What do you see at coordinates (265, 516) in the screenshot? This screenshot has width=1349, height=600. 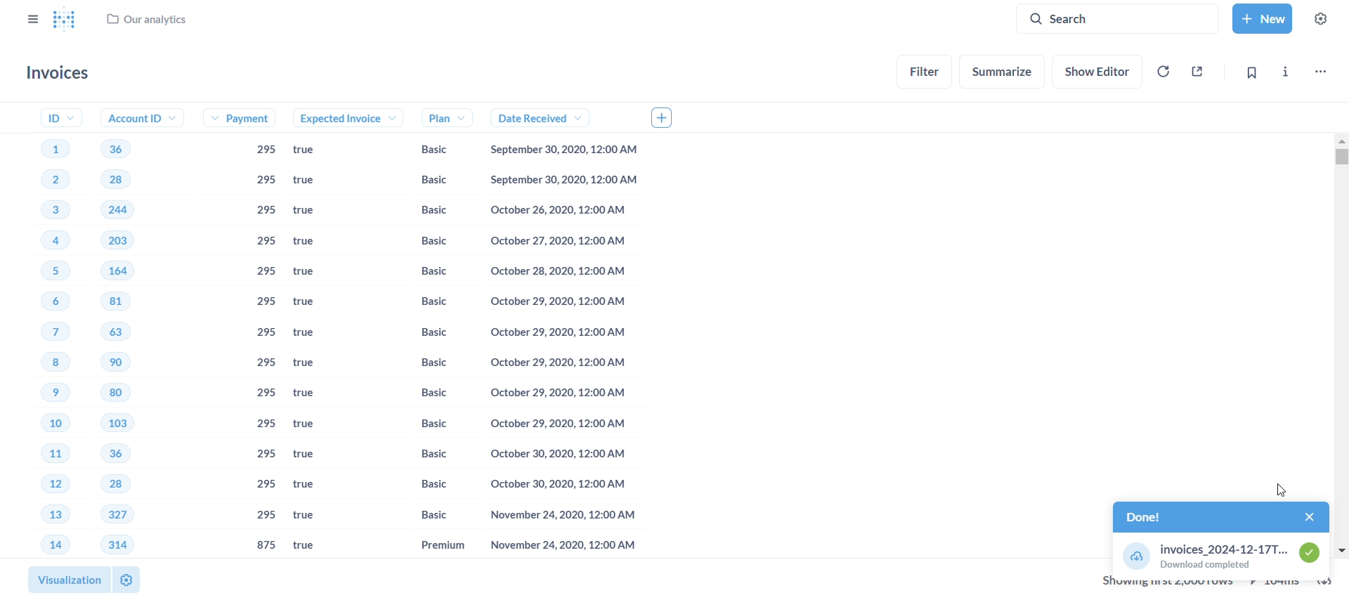 I see `295` at bounding box center [265, 516].